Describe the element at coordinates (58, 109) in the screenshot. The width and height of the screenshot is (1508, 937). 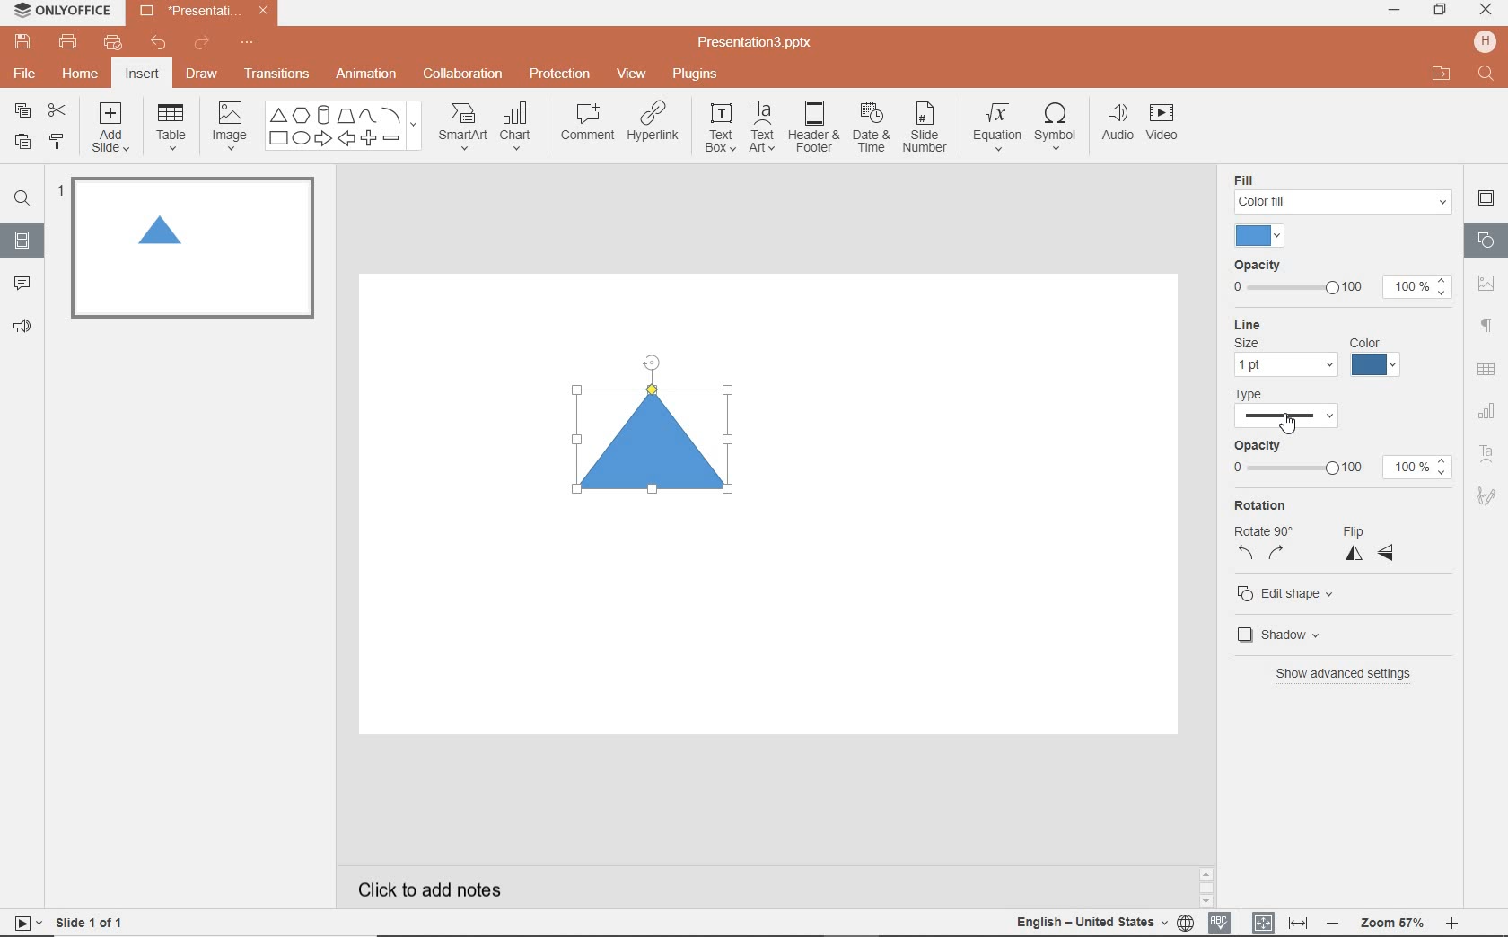
I see `CUT` at that location.